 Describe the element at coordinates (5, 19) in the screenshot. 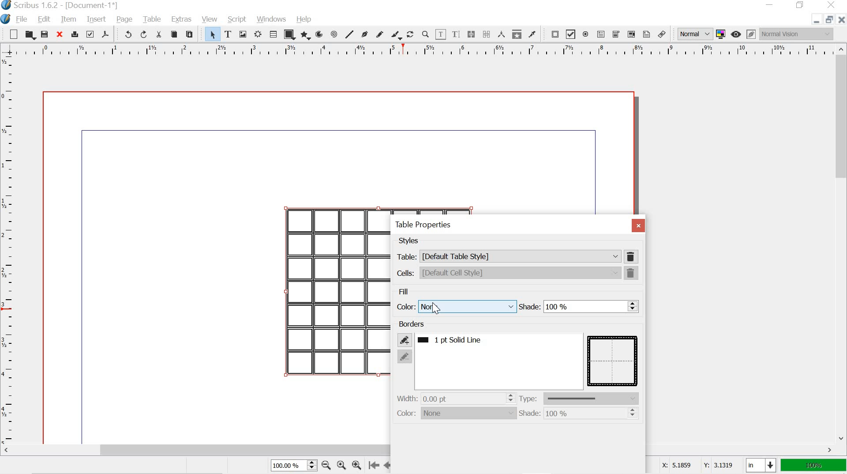

I see `logo` at that location.